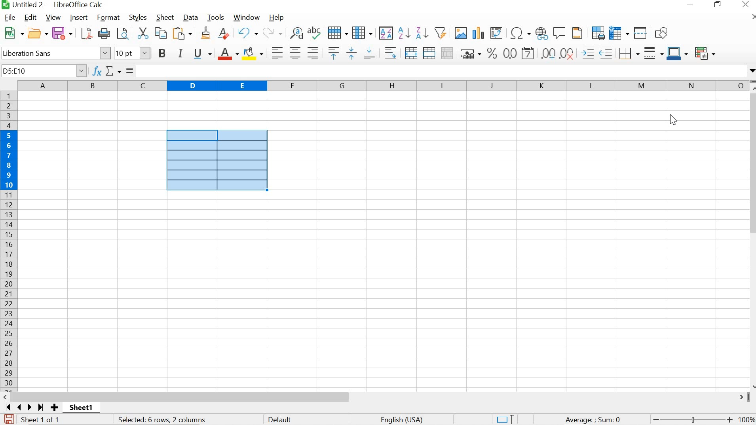 The image size is (756, 425). What do you see at coordinates (295, 53) in the screenshot?
I see `ALIGN CENTER` at bounding box center [295, 53].